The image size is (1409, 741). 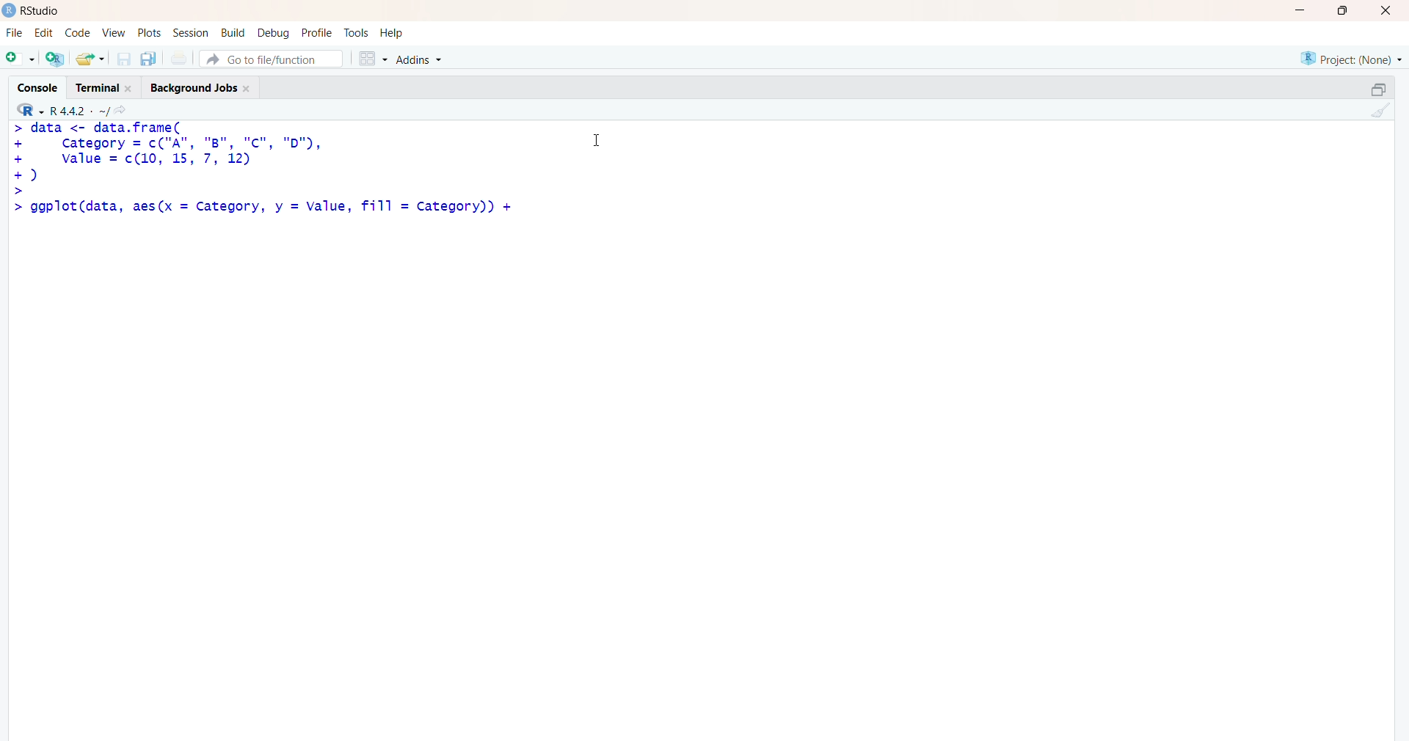 I want to click on minimize, so click(x=1305, y=10).